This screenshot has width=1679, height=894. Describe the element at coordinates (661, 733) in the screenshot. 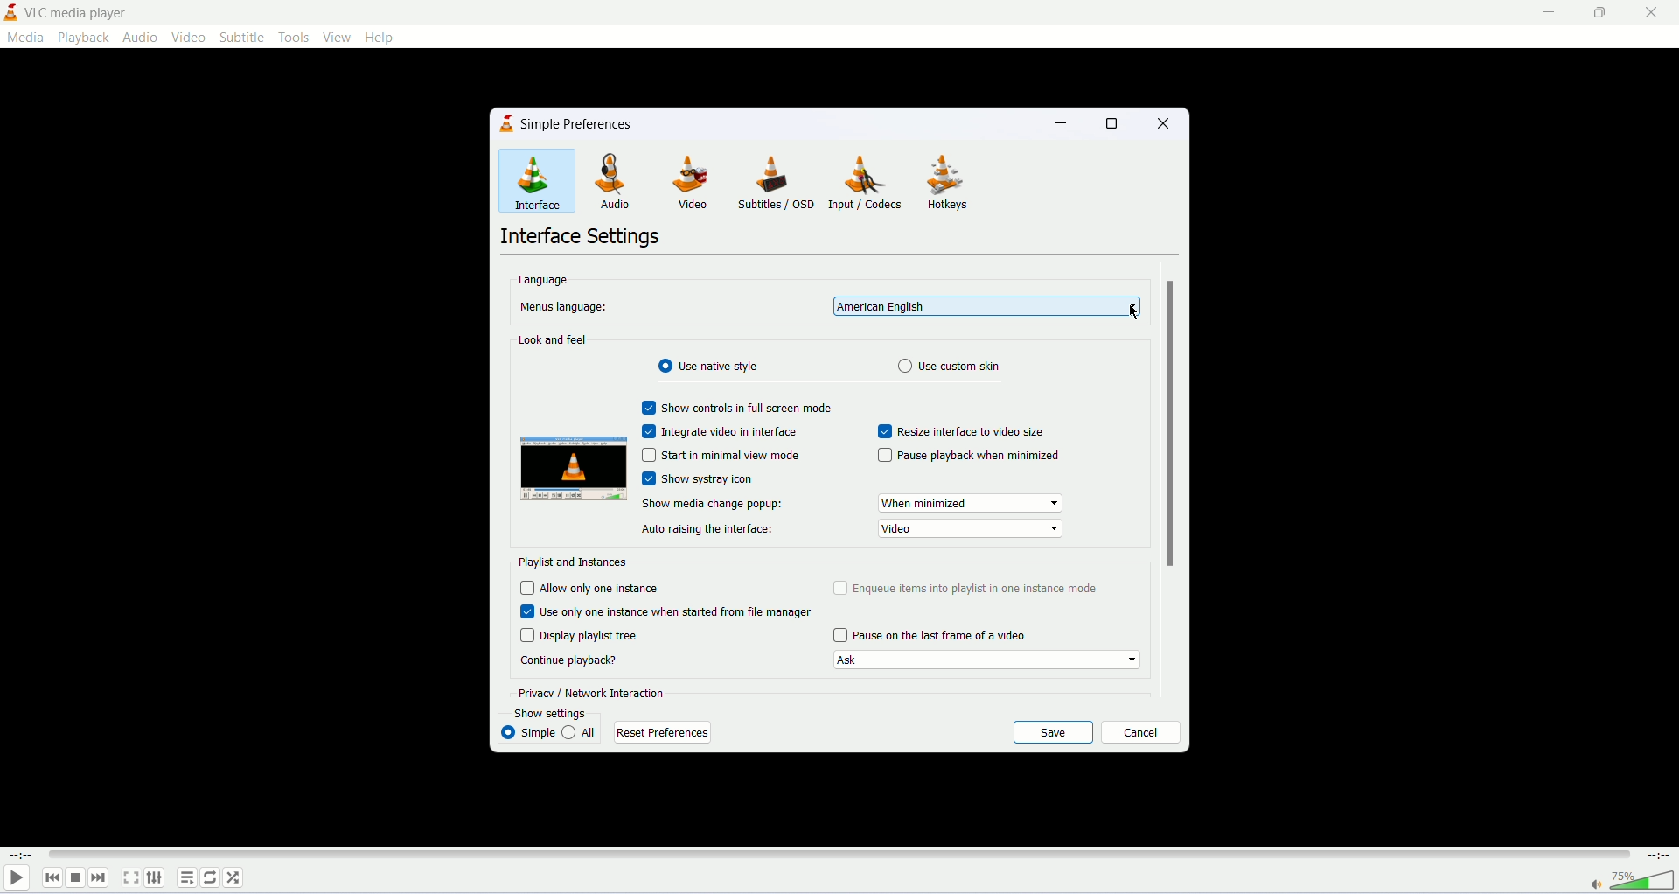

I see `reset preferences` at that location.